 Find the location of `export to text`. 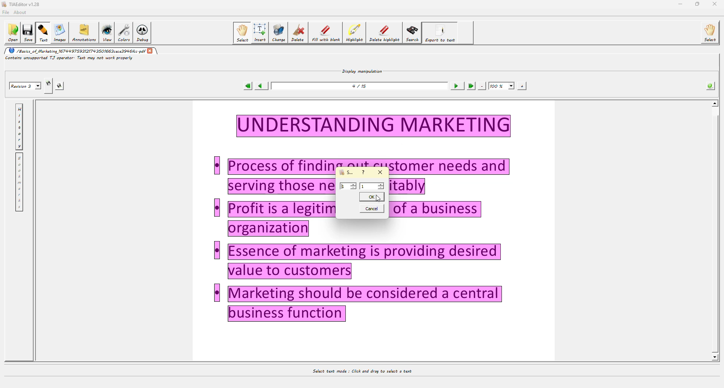

export to text is located at coordinates (441, 32).